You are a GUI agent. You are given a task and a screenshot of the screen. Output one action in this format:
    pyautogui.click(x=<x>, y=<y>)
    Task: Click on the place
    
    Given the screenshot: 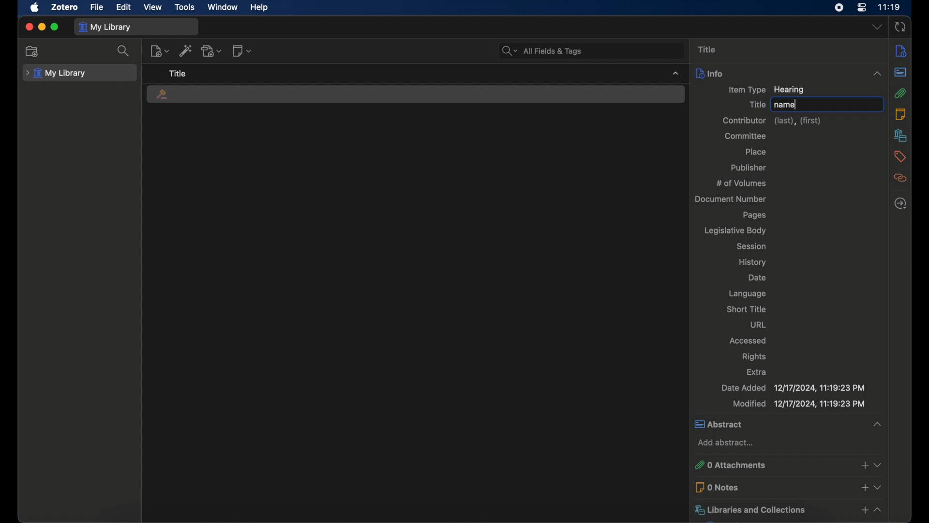 What is the action you would take?
    pyautogui.click(x=755, y=152)
    